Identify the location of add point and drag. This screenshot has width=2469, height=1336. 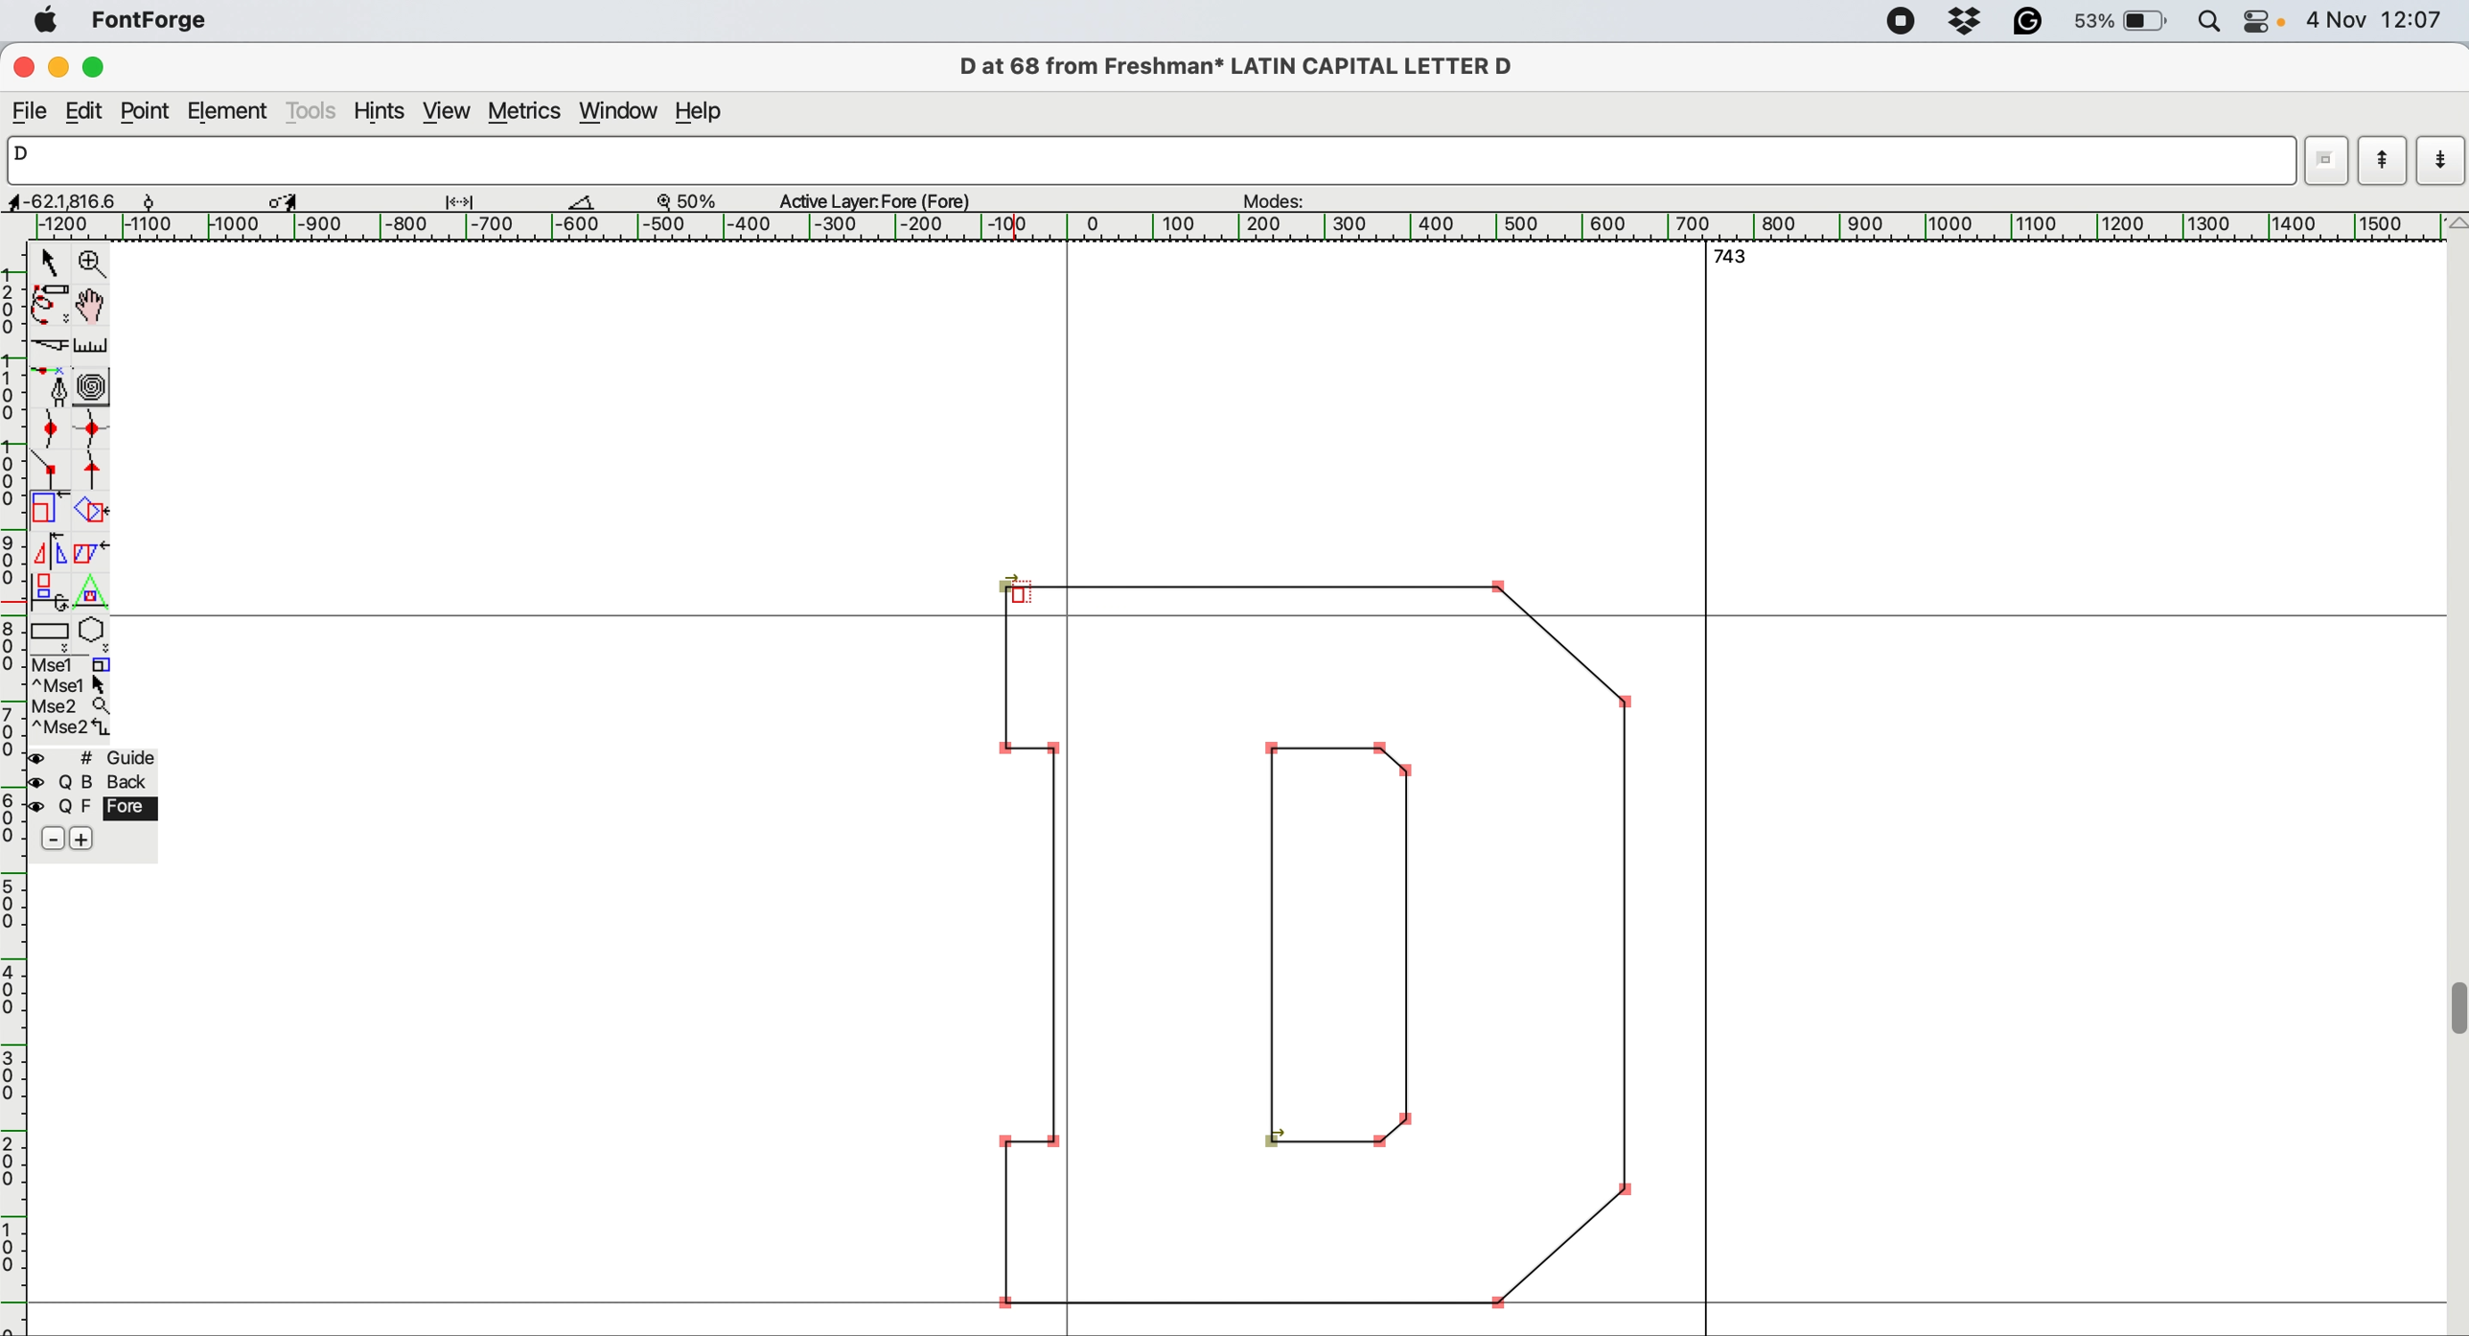
(48, 385).